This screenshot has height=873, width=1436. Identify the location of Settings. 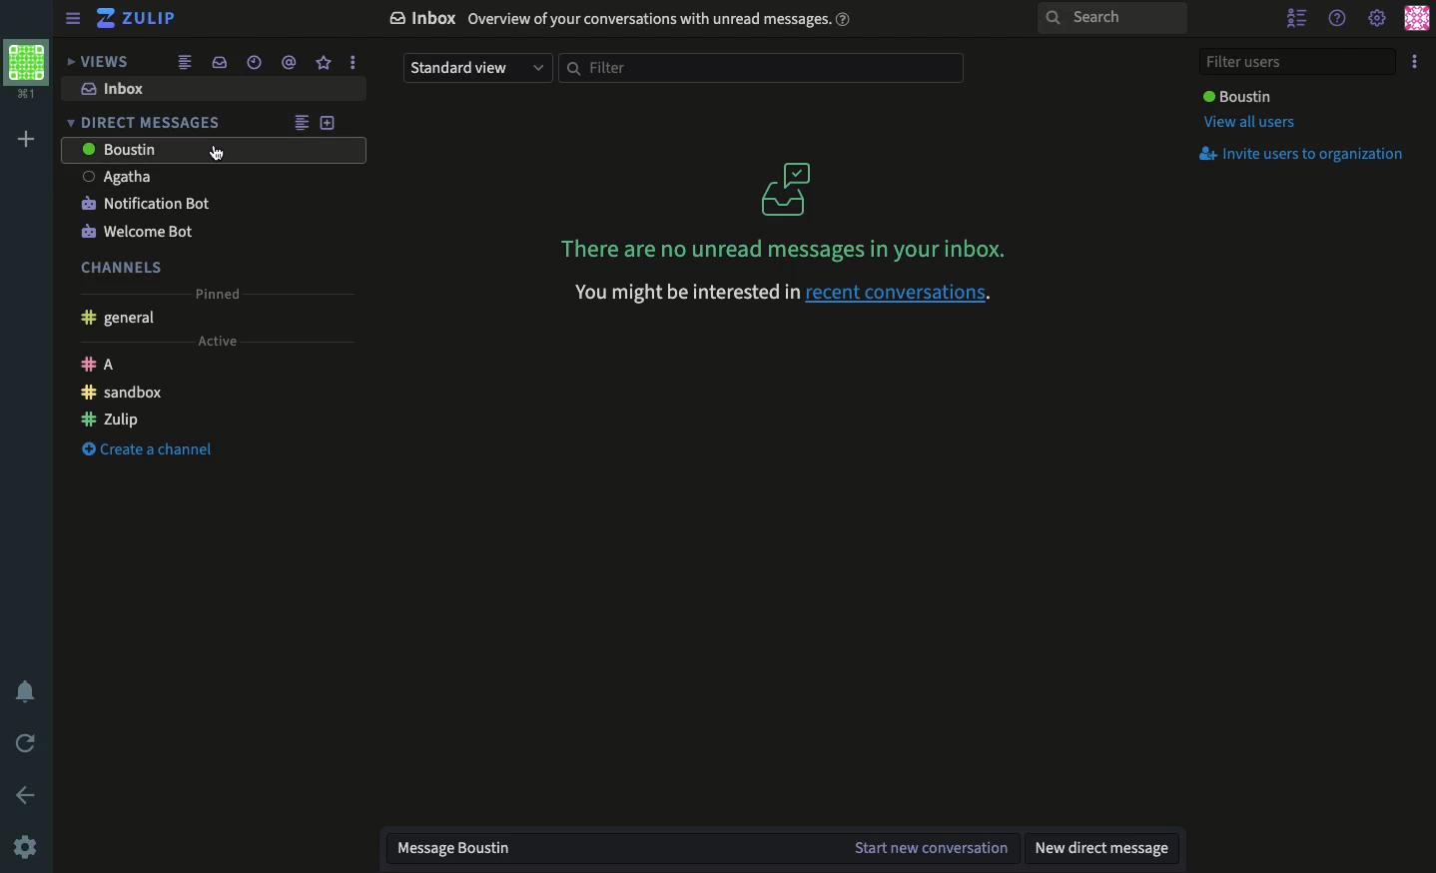
(28, 846).